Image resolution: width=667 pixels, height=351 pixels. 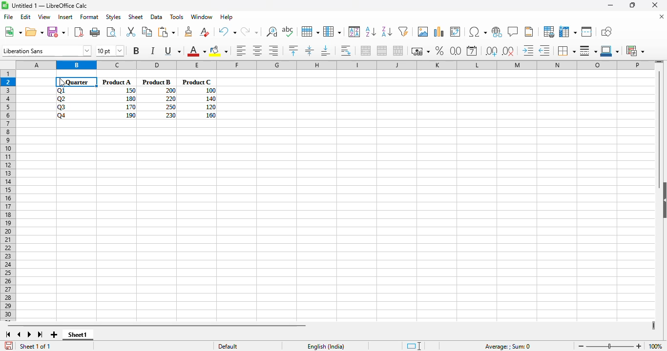 What do you see at coordinates (611, 6) in the screenshot?
I see `minimize` at bounding box center [611, 6].